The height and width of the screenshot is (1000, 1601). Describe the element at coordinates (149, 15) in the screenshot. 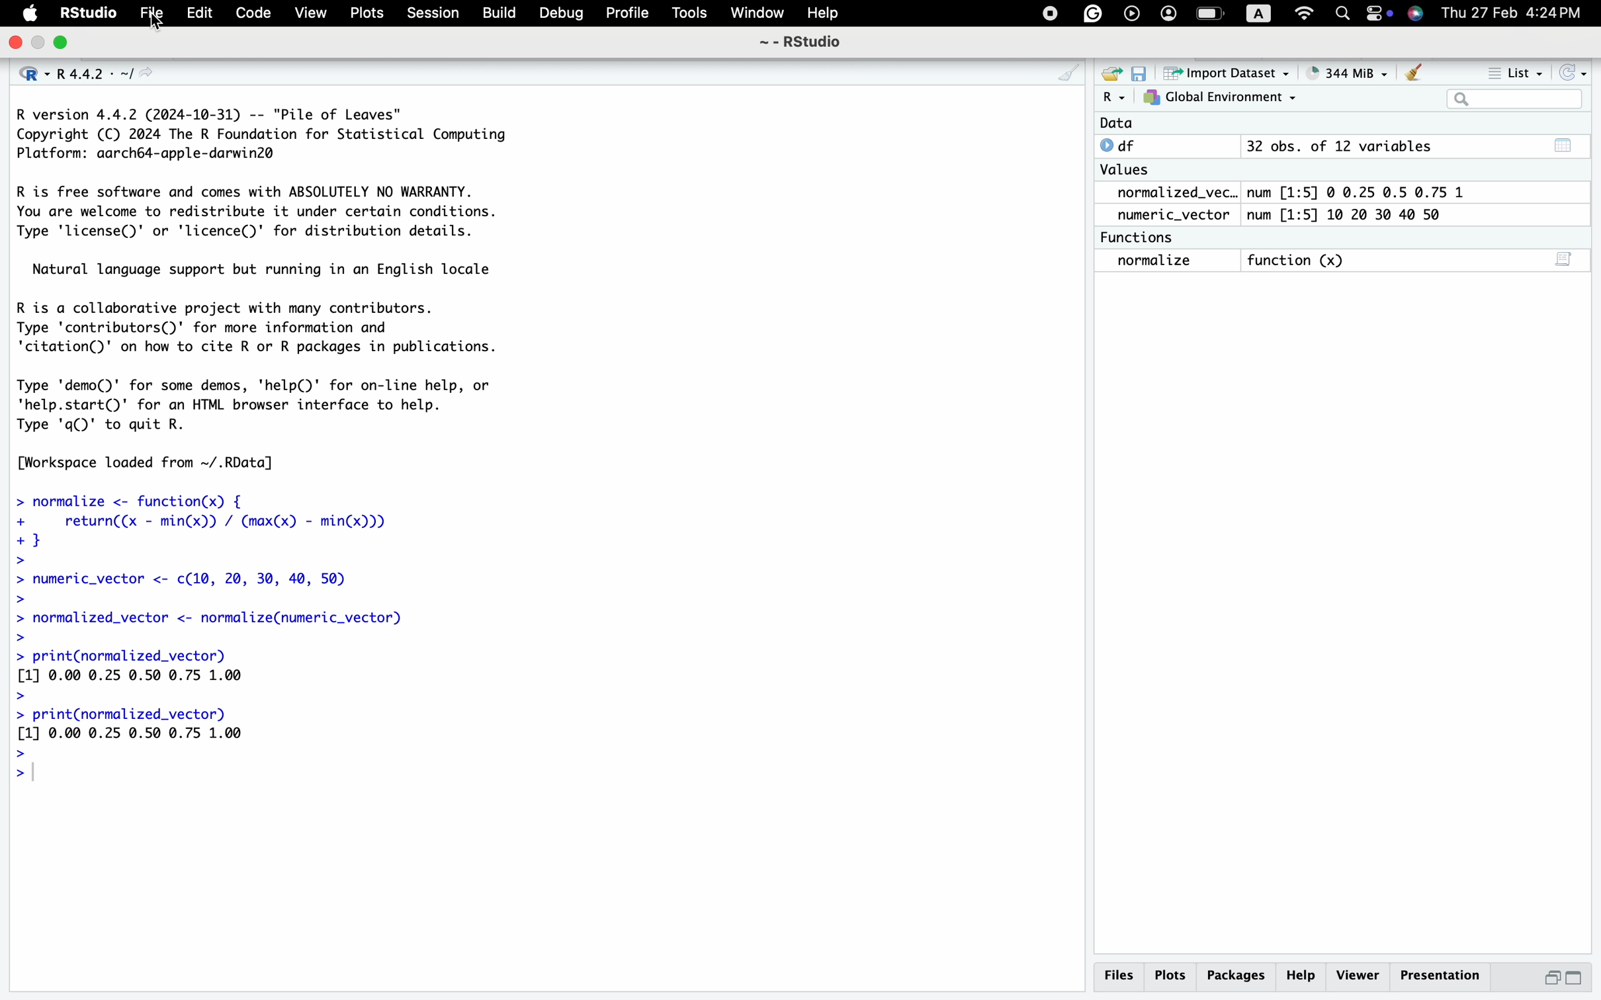

I see `File` at that location.